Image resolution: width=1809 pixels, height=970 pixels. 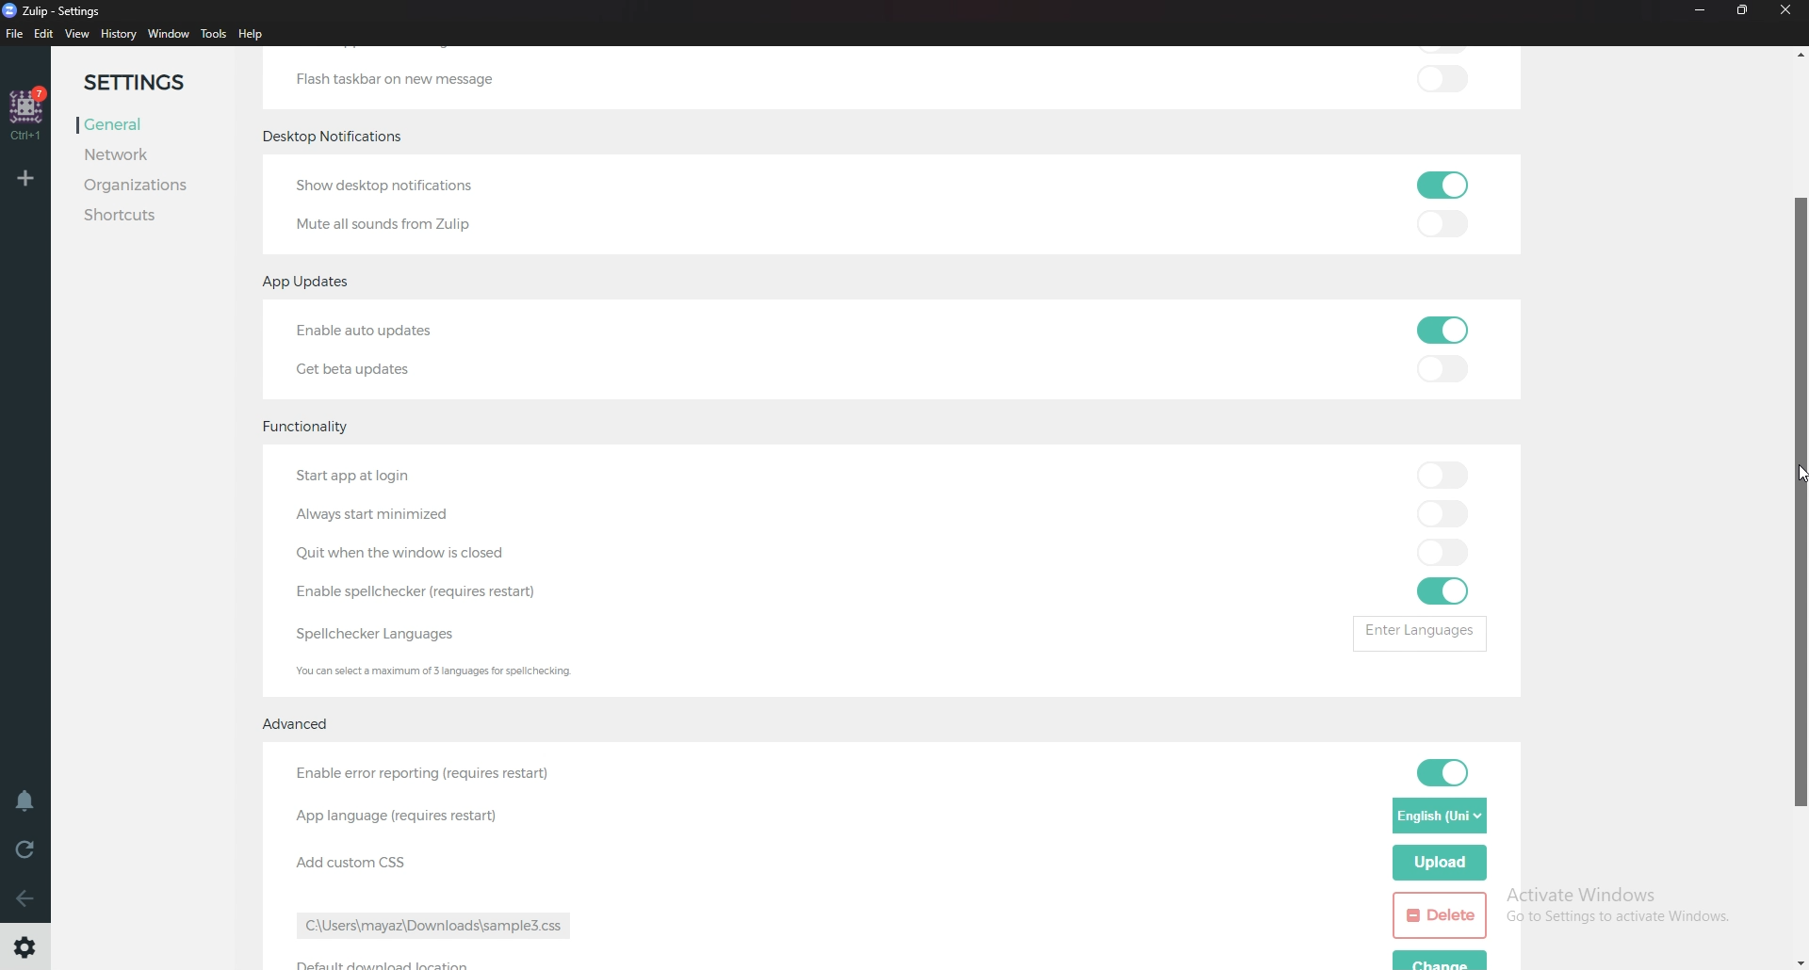 I want to click on Desktop notifications, so click(x=338, y=137).